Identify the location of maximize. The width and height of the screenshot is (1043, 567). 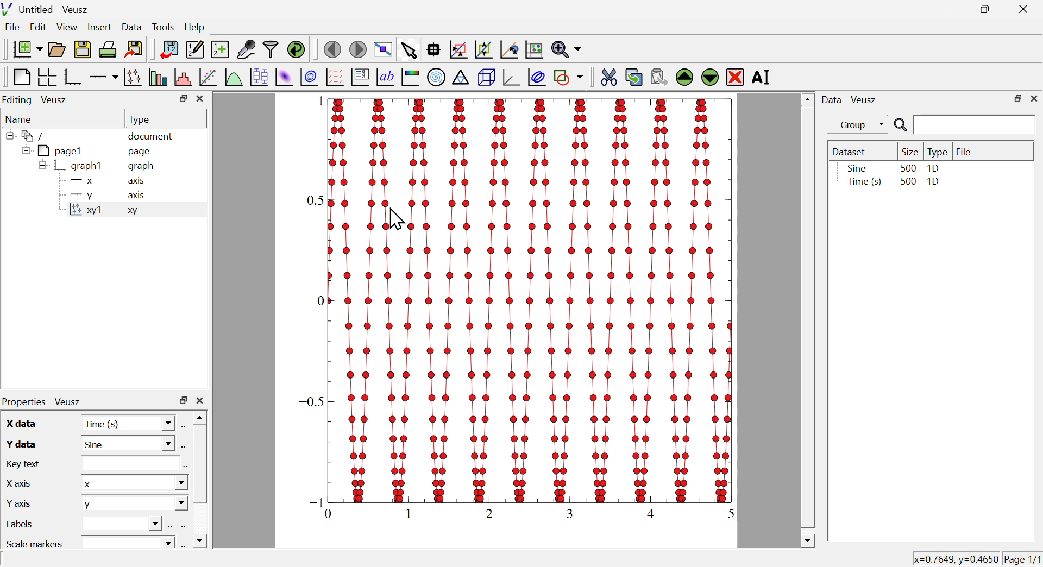
(982, 10).